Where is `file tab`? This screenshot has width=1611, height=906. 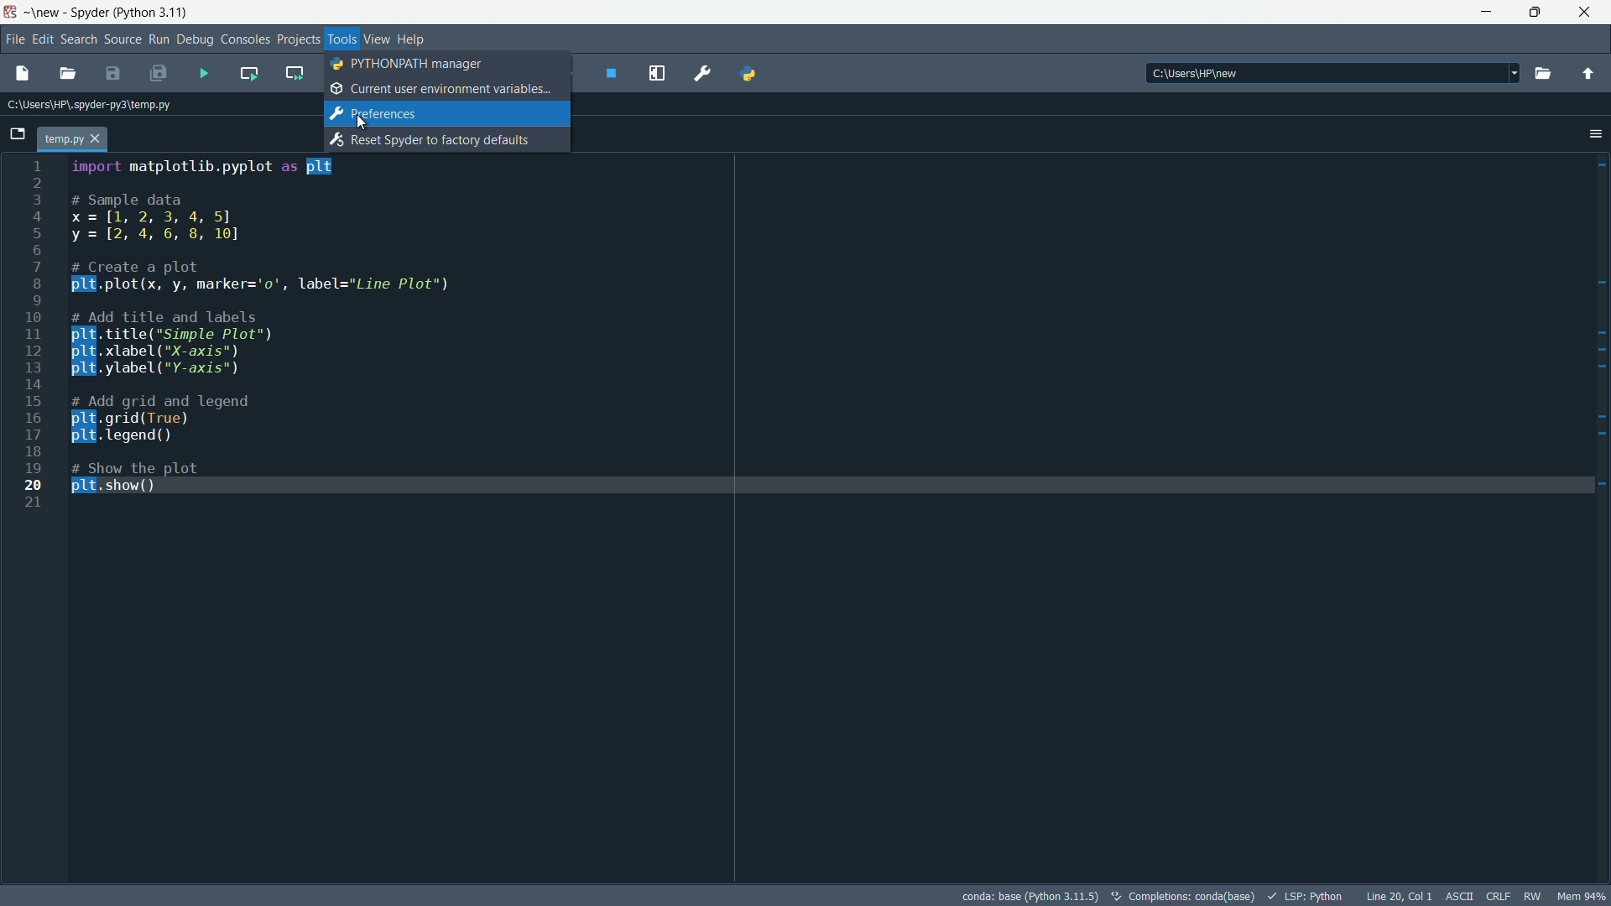
file tab is located at coordinates (72, 138).